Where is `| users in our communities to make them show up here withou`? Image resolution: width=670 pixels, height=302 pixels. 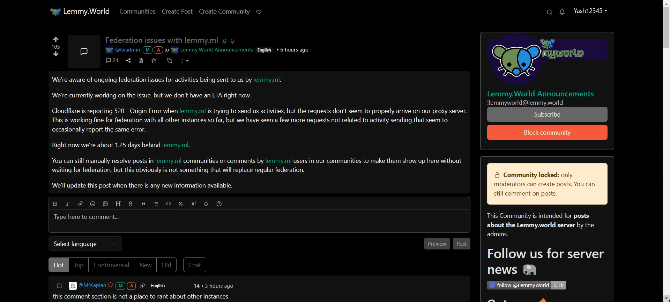
| users in our communities to make them show up here withou is located at coordinates (378, 160).